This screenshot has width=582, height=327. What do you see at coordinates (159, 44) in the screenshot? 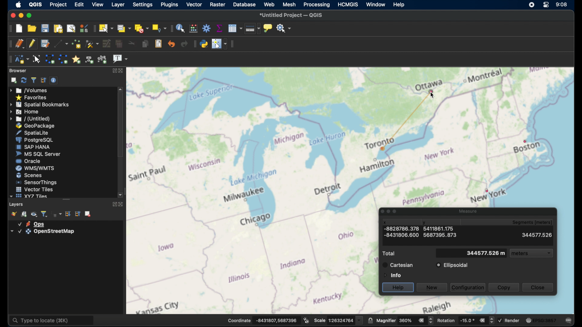
I see `paste features` at bounding box center [159, 44].